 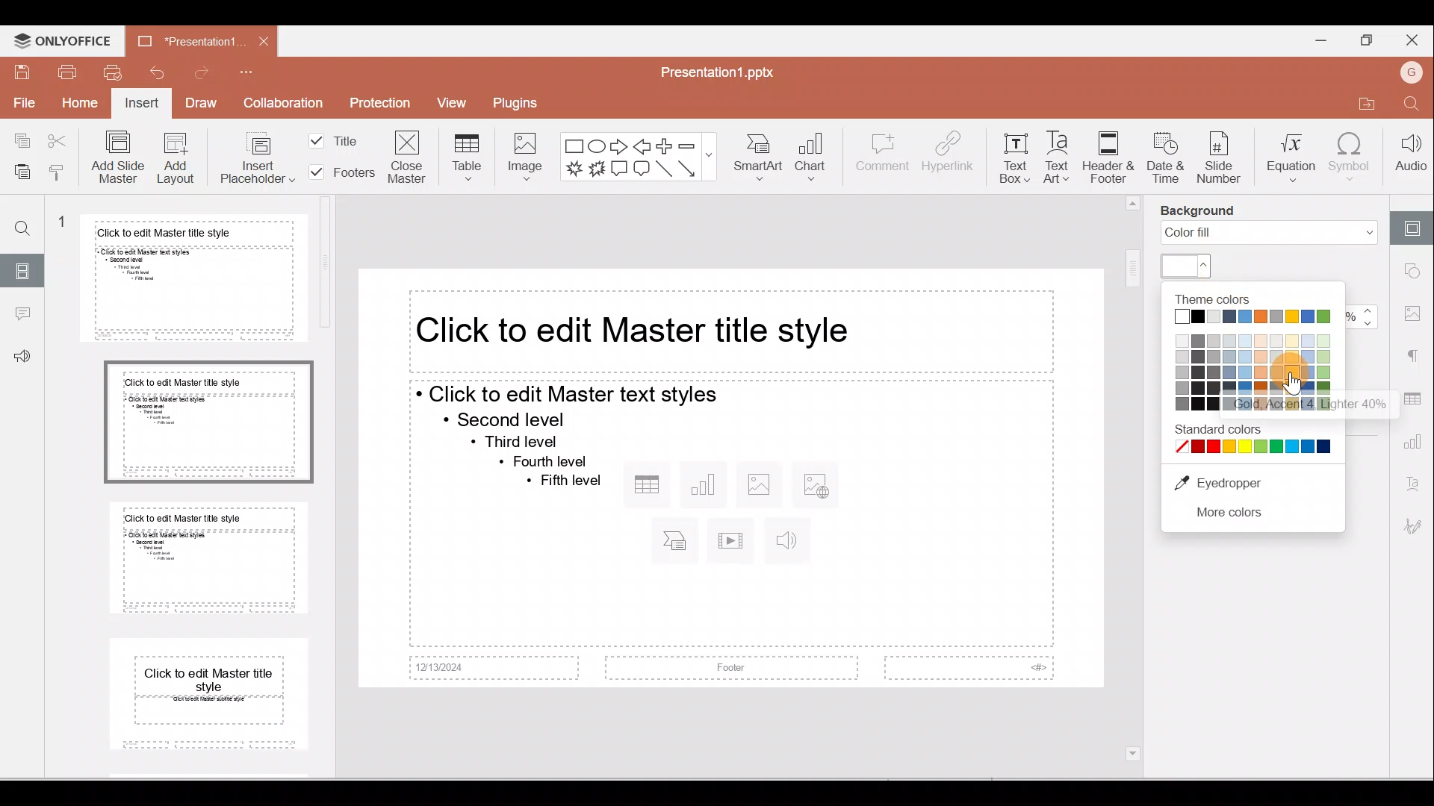 What do you see at coordinates (61, 41) in the screenshot?
I see `ONLYOFFICE` at bounding box center [61, 41].